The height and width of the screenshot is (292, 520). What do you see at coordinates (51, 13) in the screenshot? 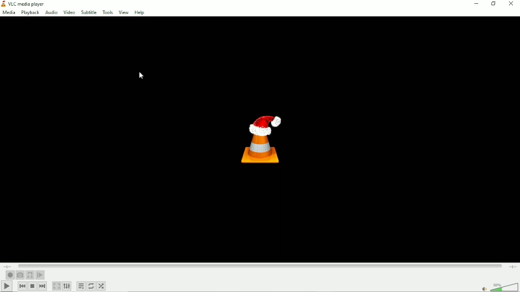
I see `Audio` at bounding box center [51, 13].